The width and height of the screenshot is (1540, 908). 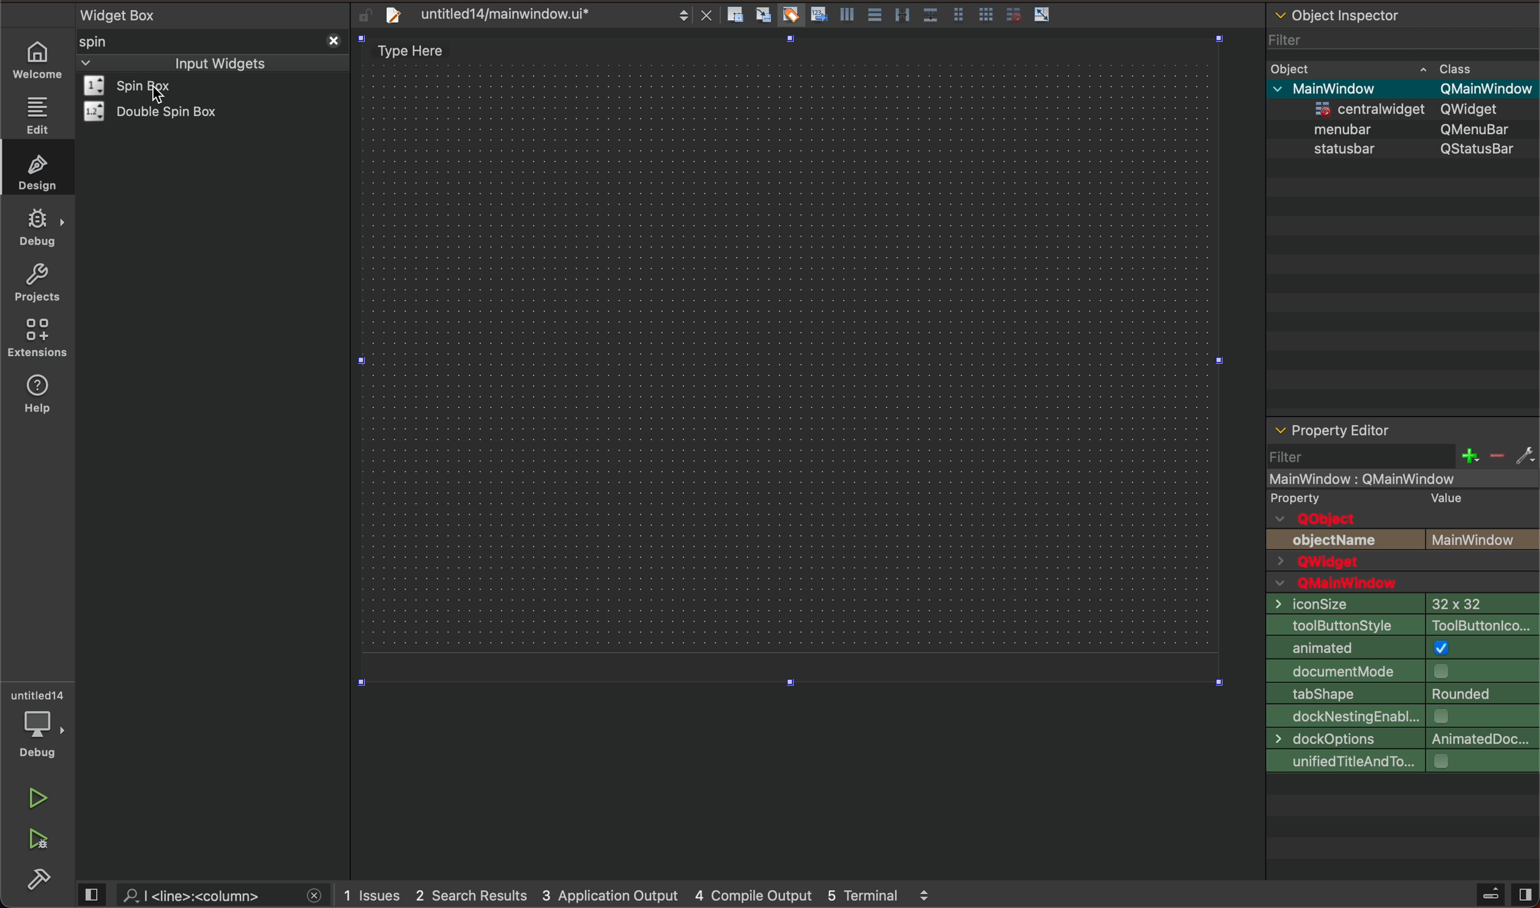 I want to click on object selected, so click(x=1401, y=477).